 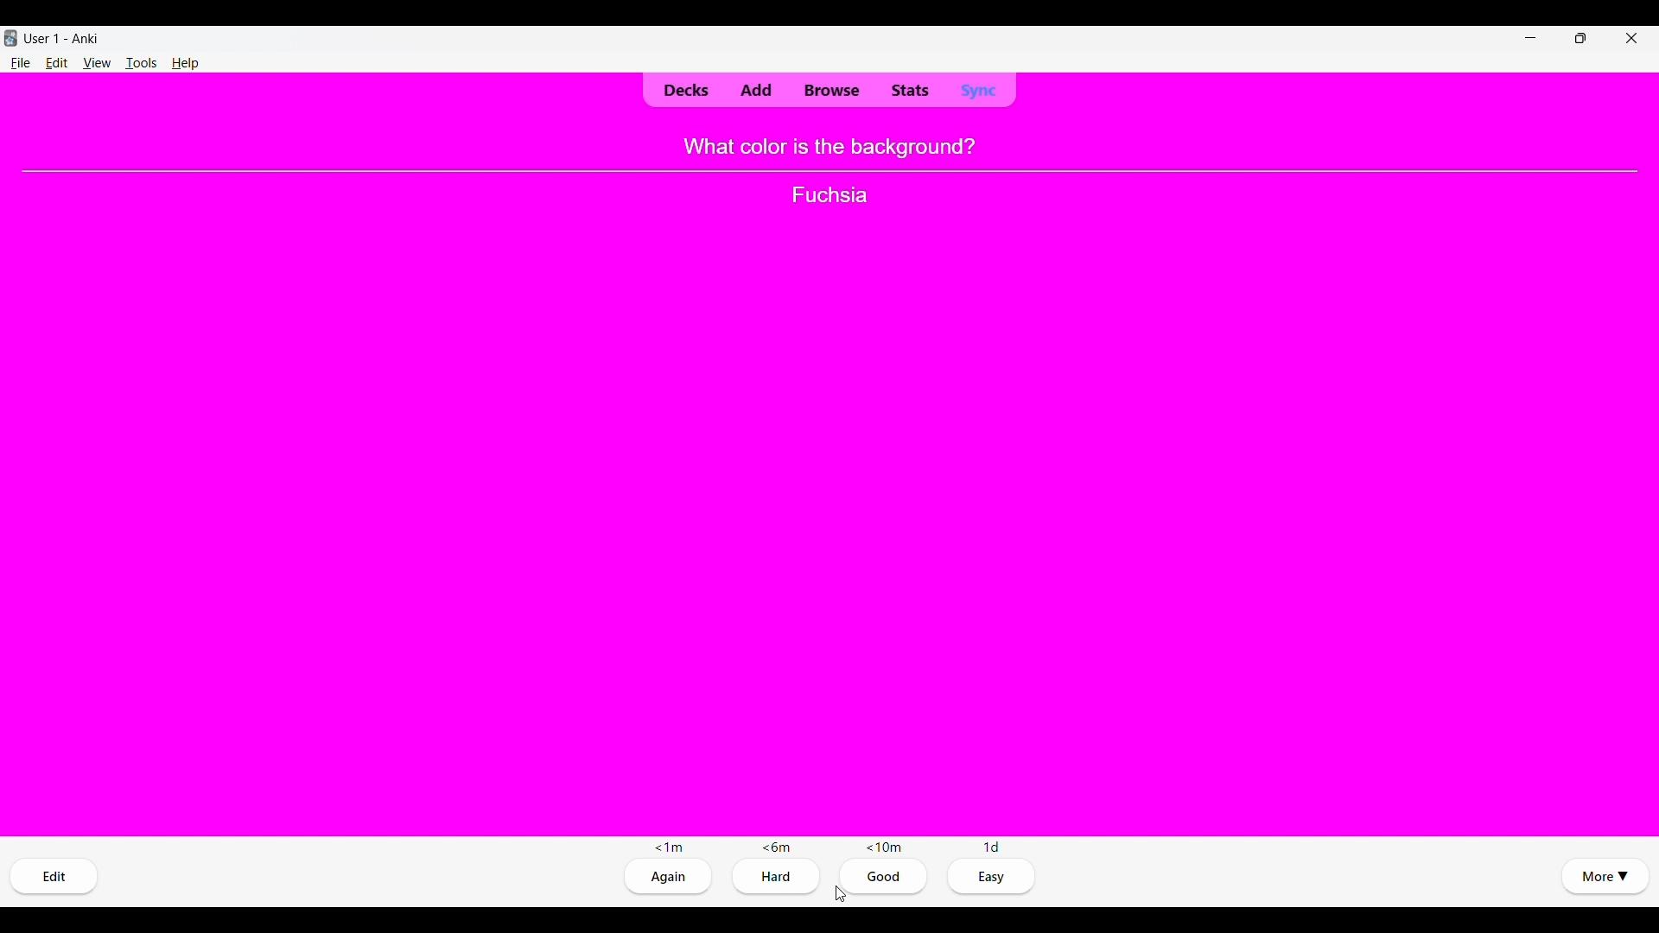 What do you see at coordinates (755, 91) in the screenshot?
I see `Add` at bounding box center [755, 91].